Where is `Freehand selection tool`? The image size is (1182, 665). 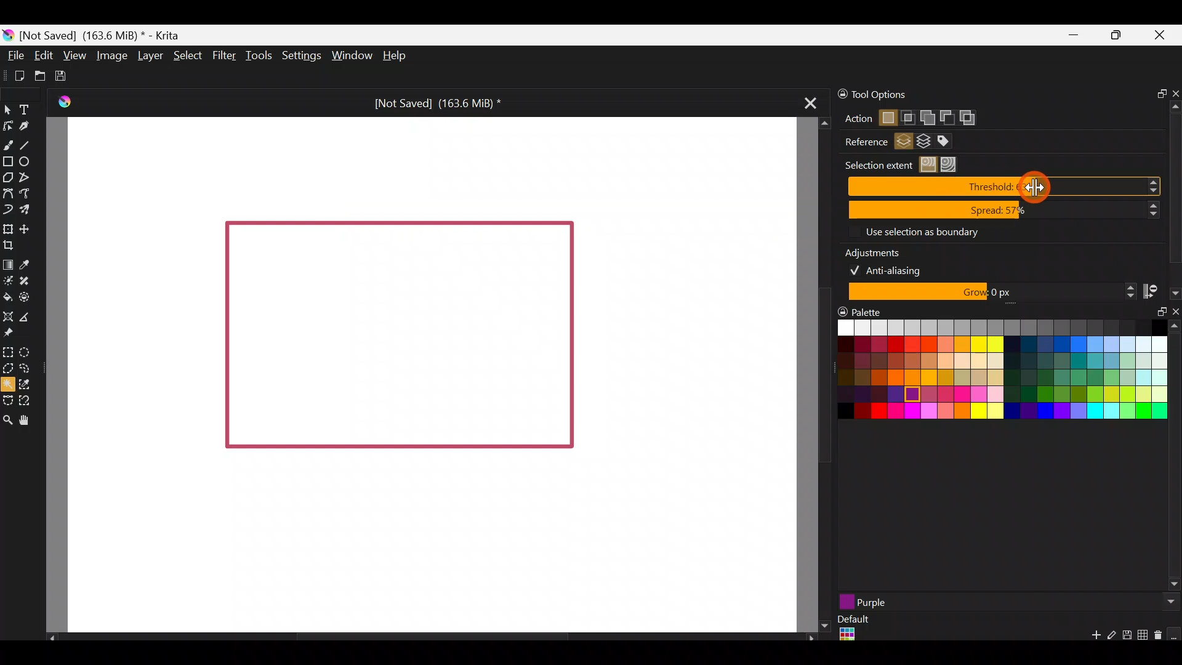
Freehand selection tool is located at coordinates (26, 367).